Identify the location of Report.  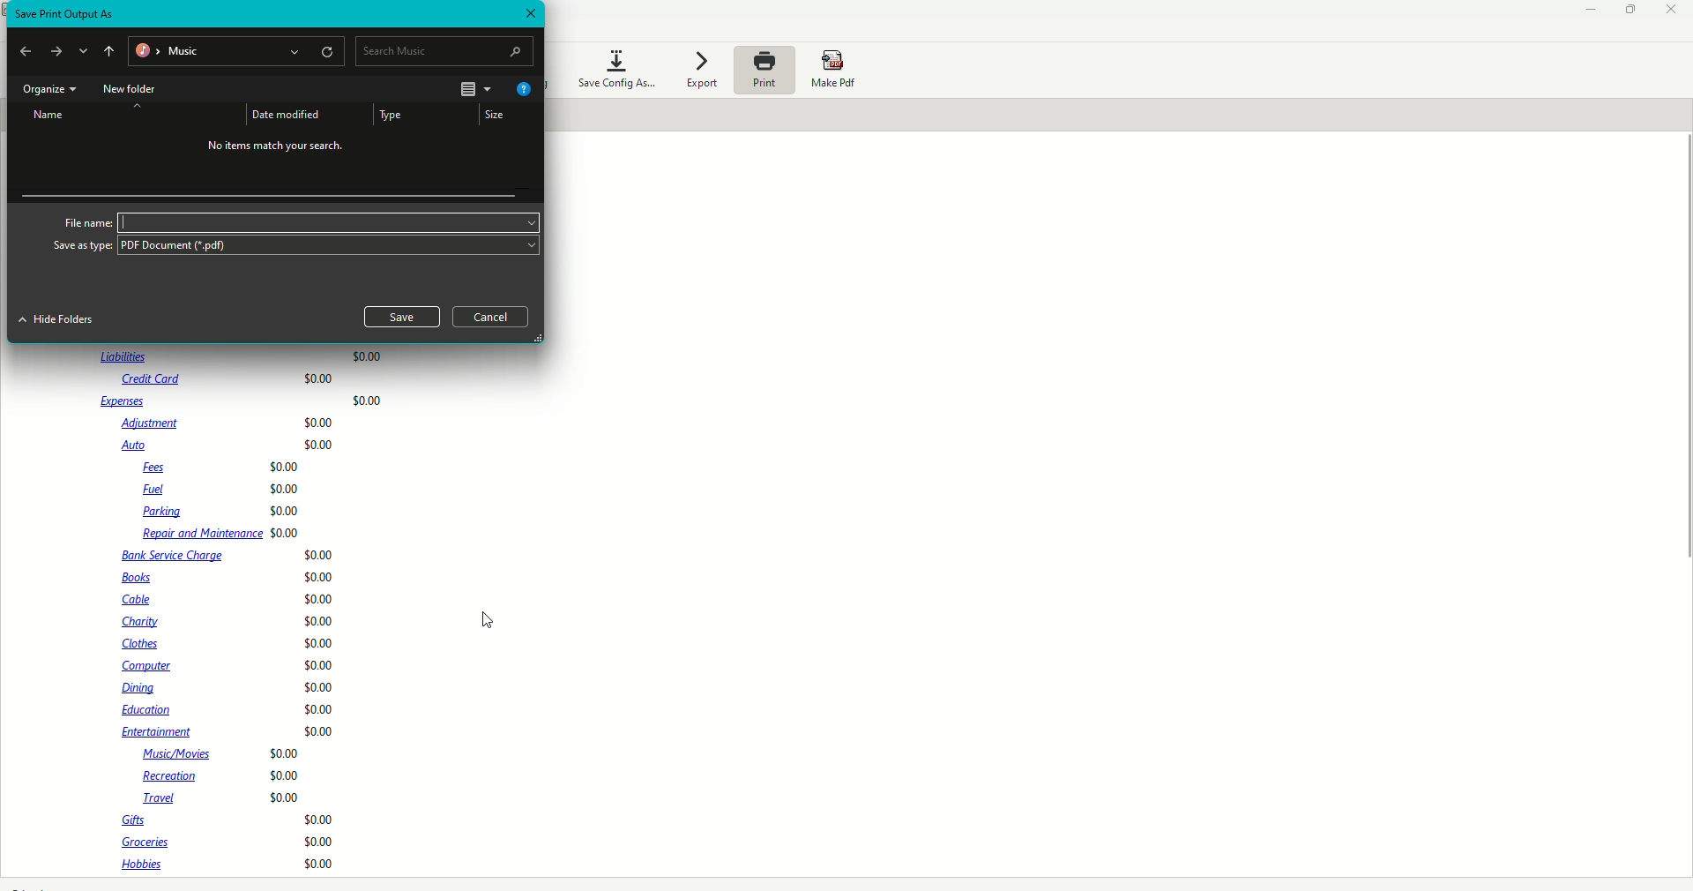
(140, 222).